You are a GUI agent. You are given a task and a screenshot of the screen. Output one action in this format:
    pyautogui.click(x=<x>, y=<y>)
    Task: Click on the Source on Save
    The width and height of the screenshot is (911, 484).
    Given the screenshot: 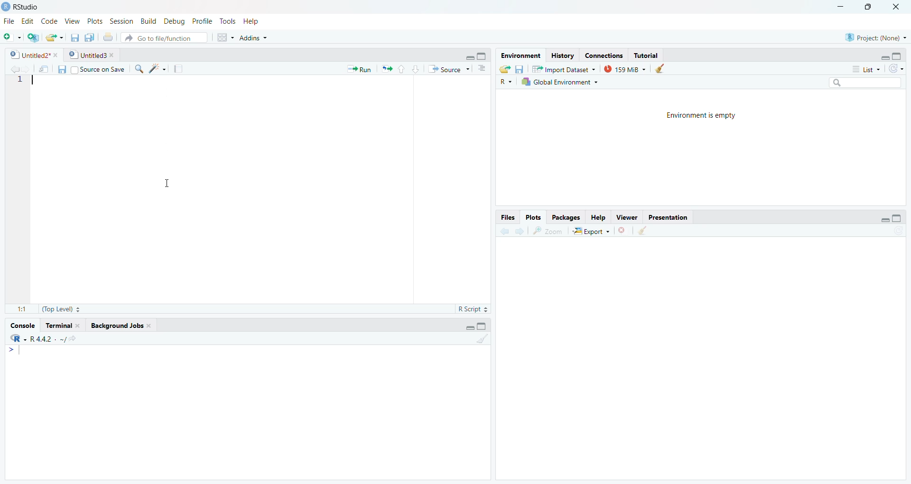 What is the action you would take?
    pyautogui.click(x=97, y=70)
    